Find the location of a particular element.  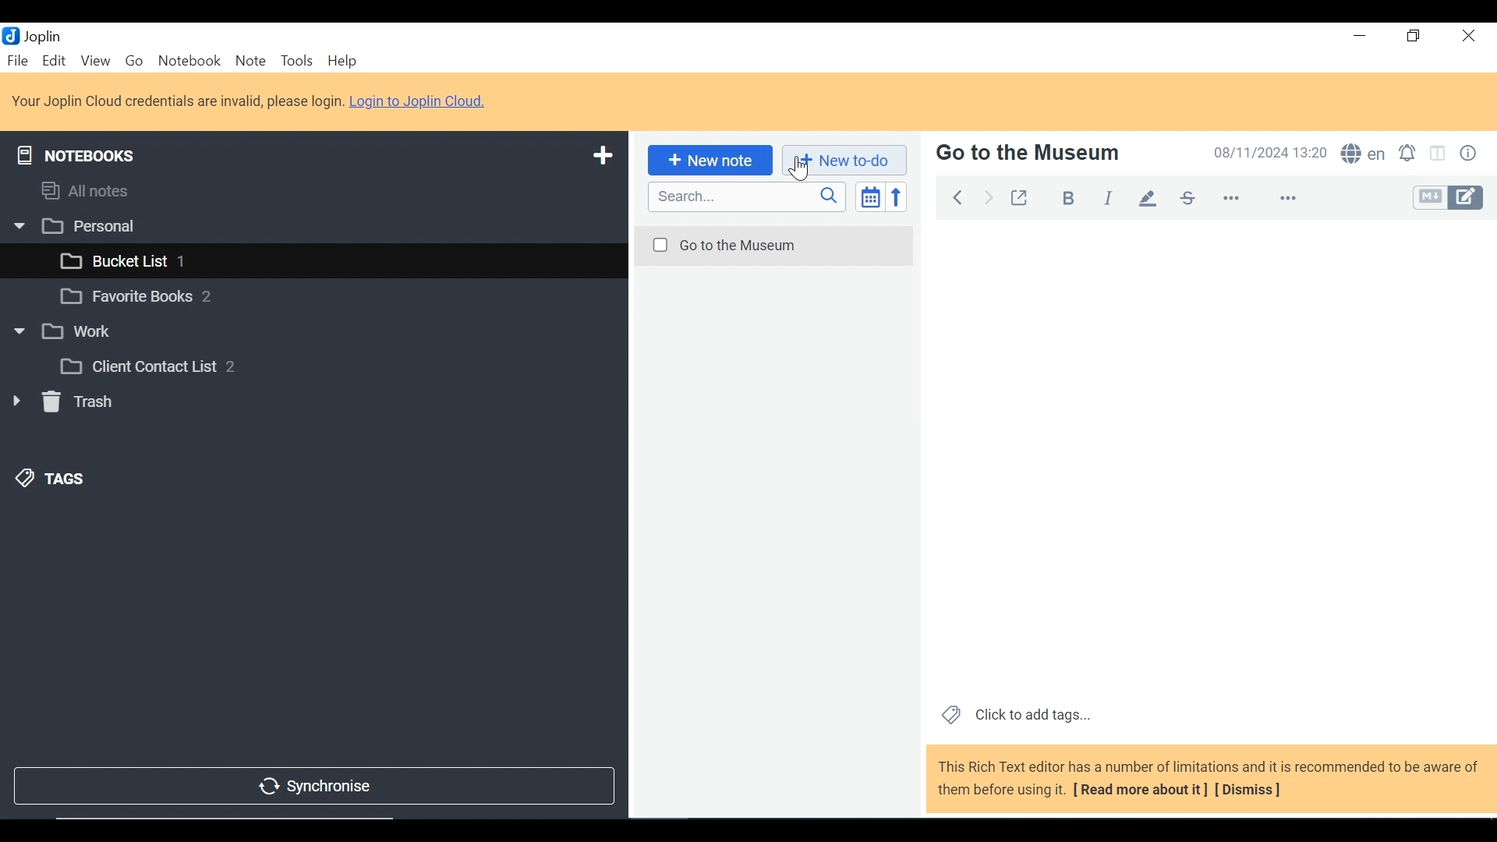

Note Name is located at coordinates (1042, 153).